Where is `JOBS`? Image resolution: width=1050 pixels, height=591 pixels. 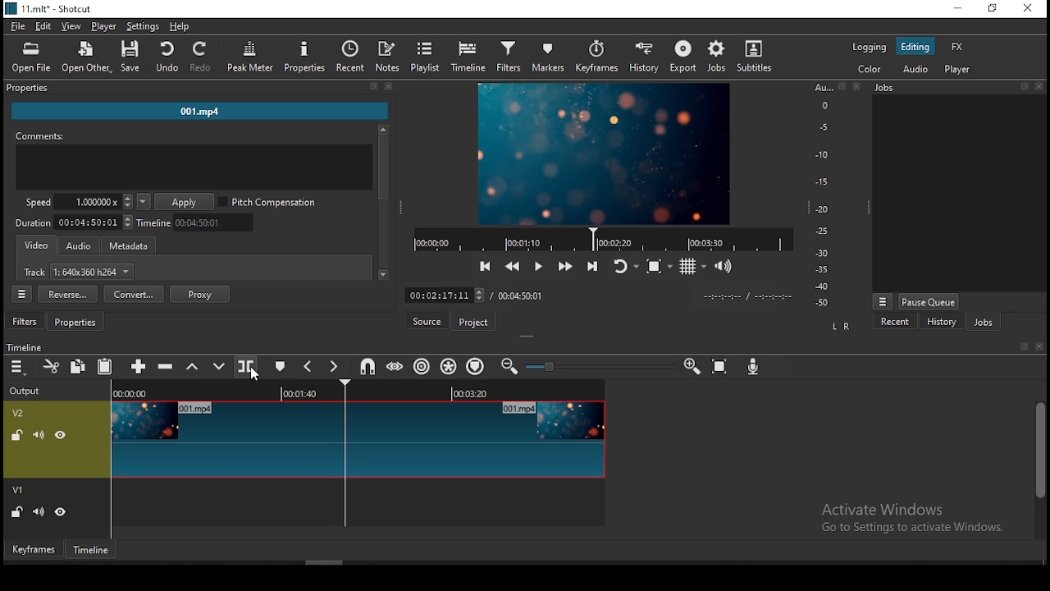
JOBS is located at coordinates (956, 88).